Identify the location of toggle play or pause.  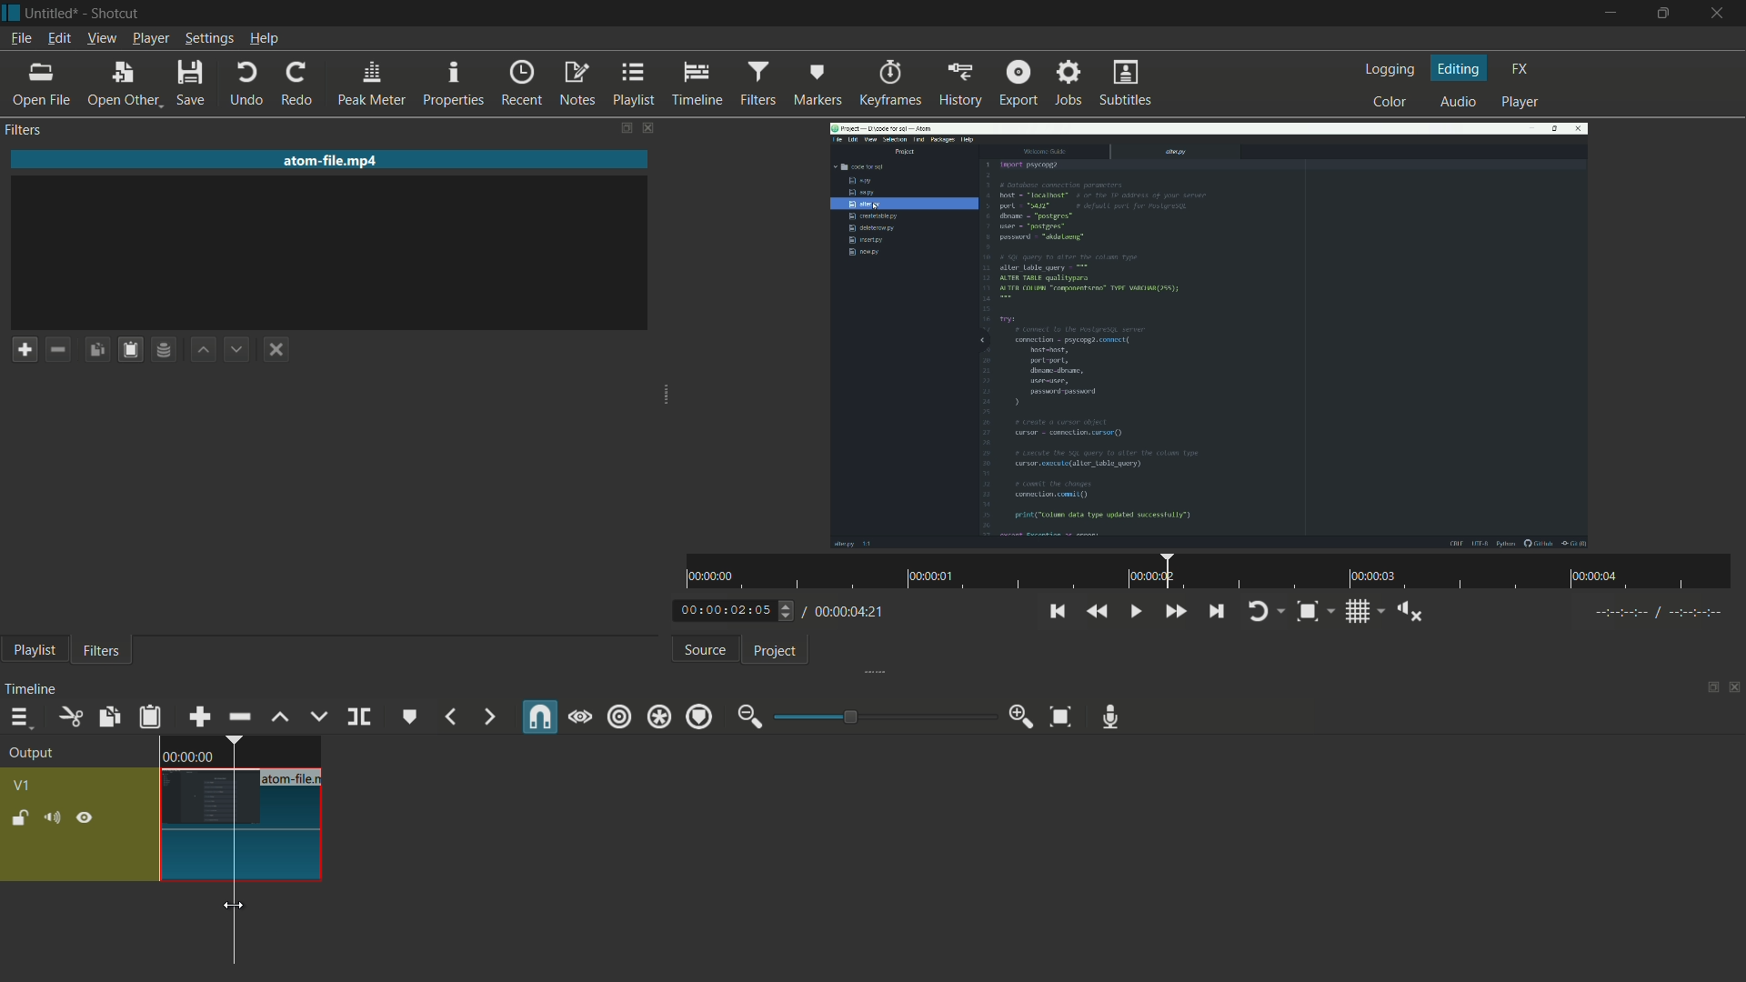
(1136, 612).